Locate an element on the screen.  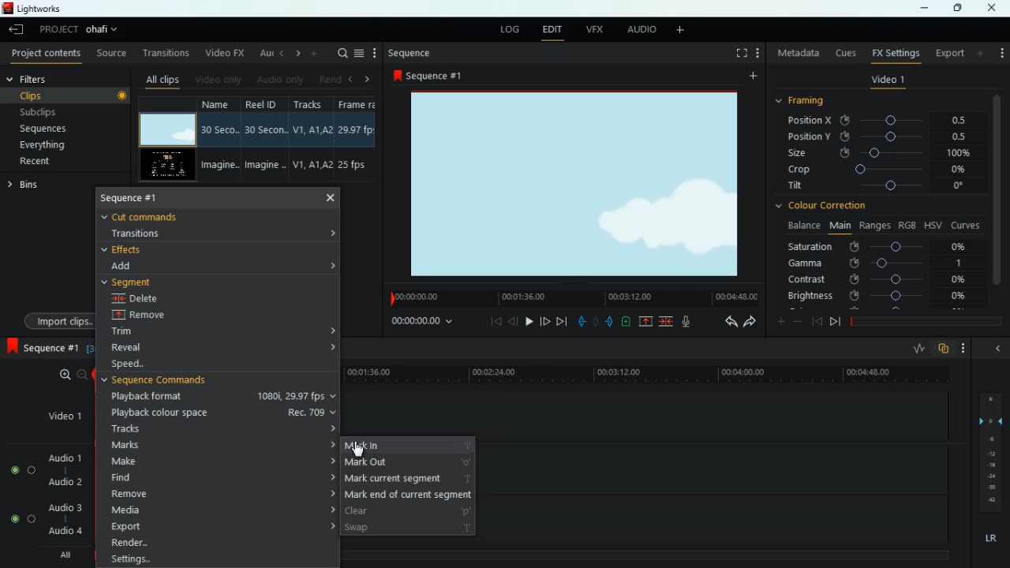
sequence is located at coordinates (135, 198).